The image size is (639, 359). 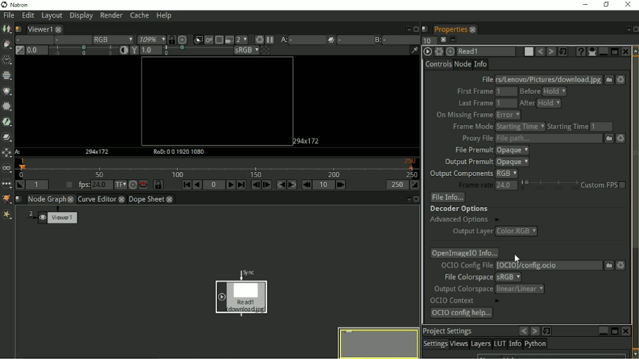 What do you see at coordinates (69, 51) in the screenshot?
I see `Gain` at bounding box center [69, 51].